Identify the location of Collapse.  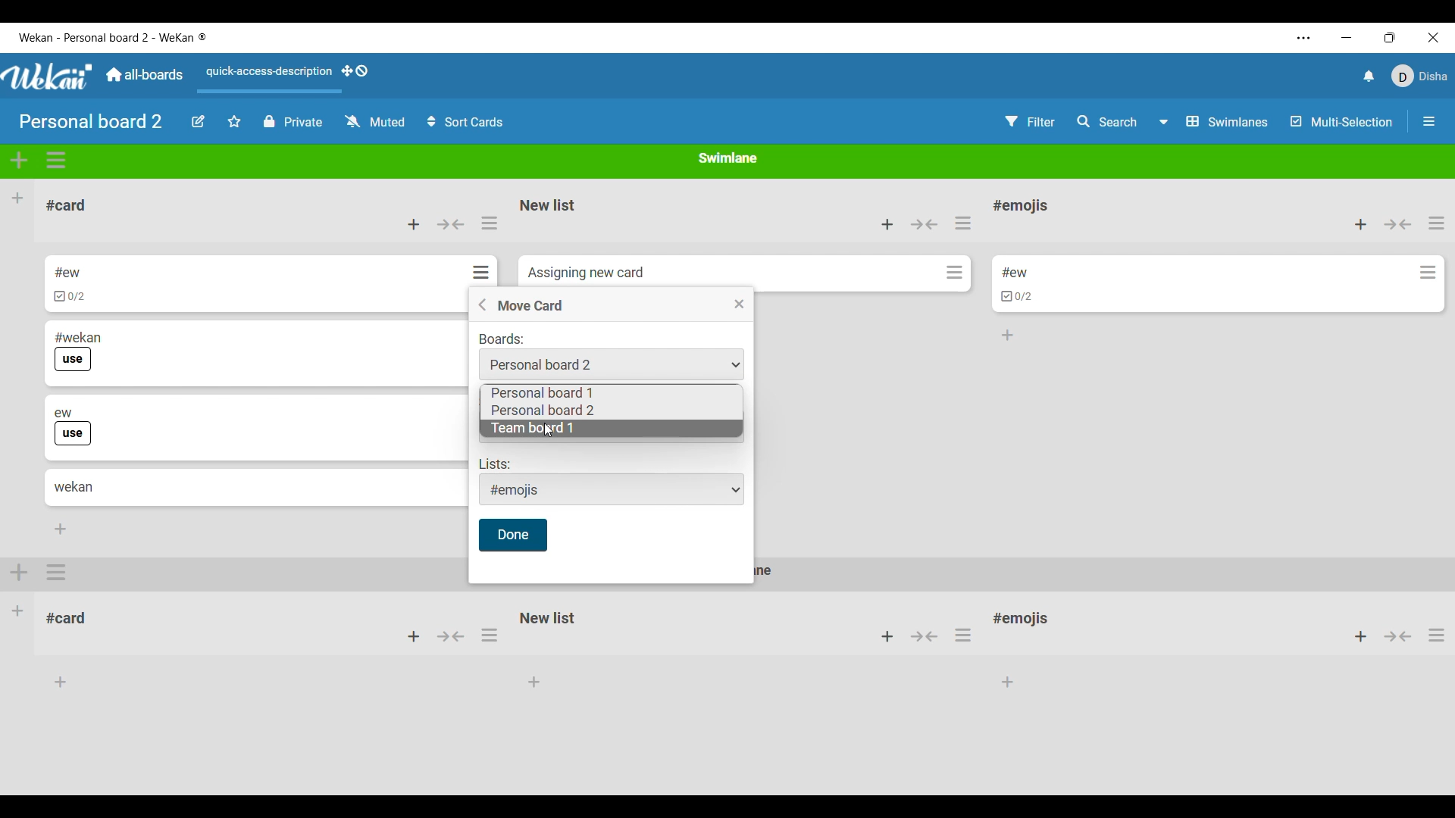
(925, 224).